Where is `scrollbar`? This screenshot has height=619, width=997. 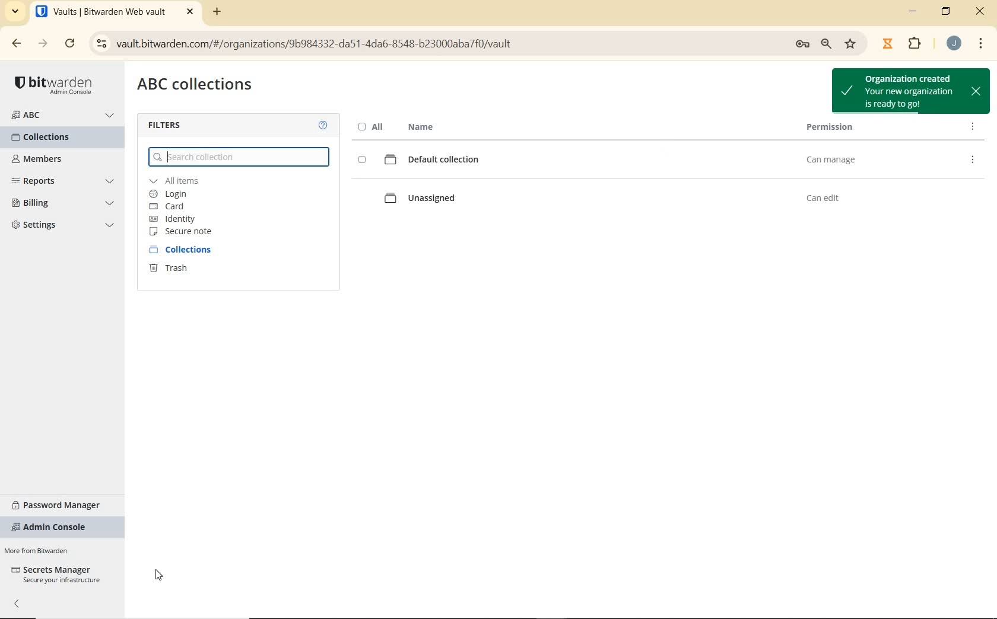
scrollbar is located at coordinates (991, 339).